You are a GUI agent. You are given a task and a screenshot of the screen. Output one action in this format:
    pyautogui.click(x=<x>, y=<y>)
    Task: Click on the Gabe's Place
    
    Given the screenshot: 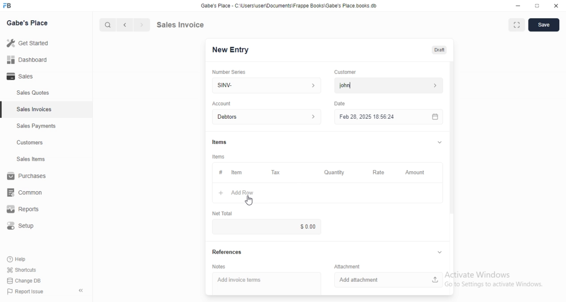 What is the action you would take?
    pyautogui.click(x=29, y=22)
    